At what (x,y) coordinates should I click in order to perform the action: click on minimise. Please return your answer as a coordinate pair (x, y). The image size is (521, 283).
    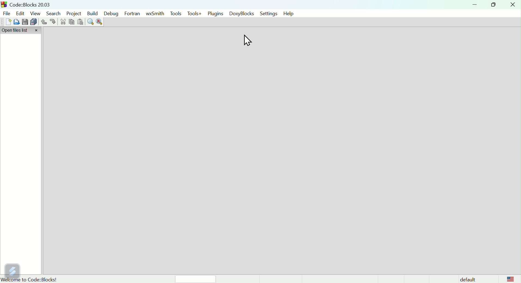
    Looking at the image, I should click on (475, 4).